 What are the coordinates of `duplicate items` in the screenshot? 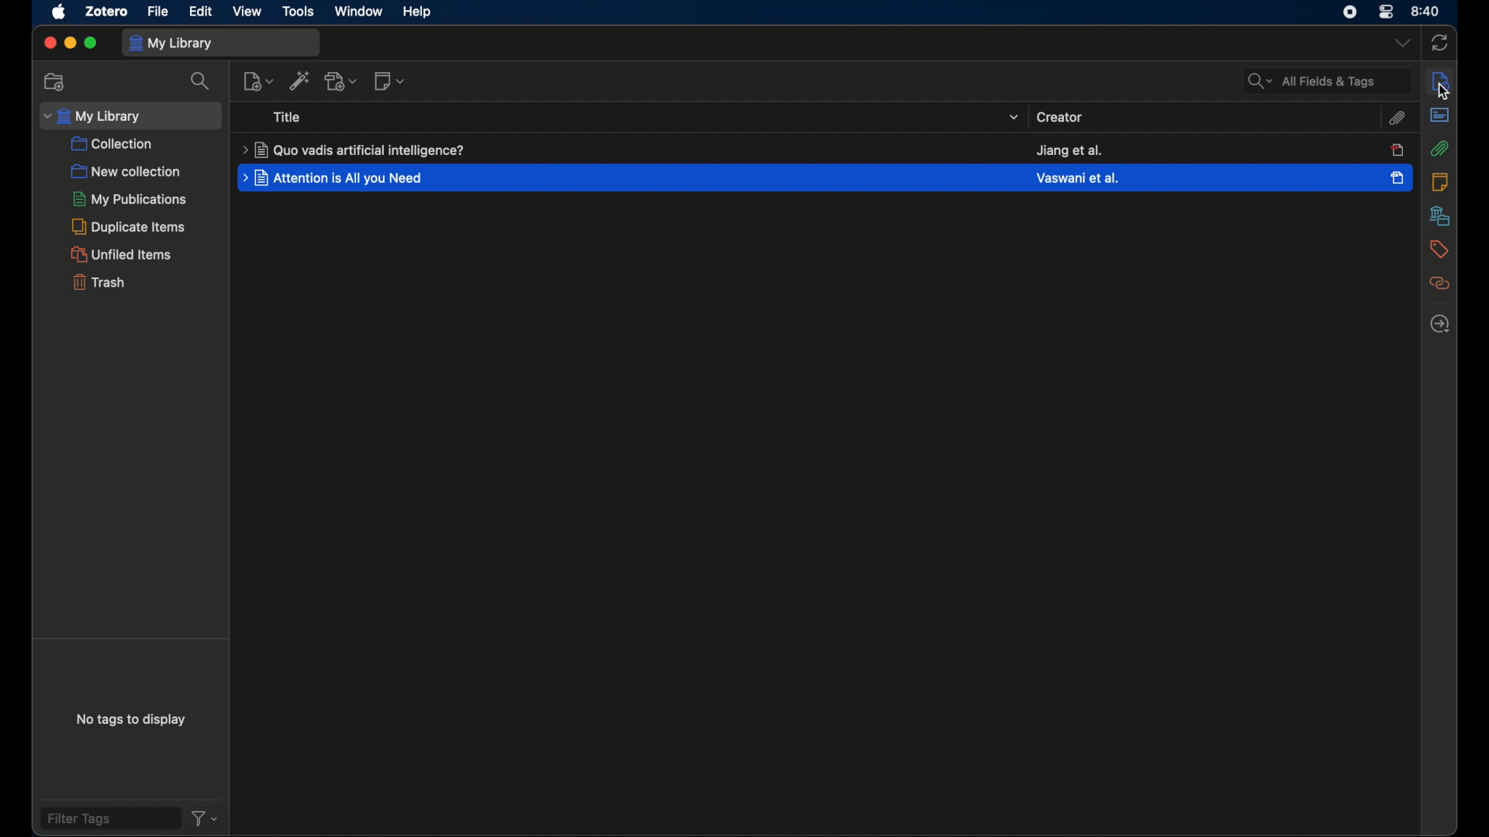 It's located at (130, 226).